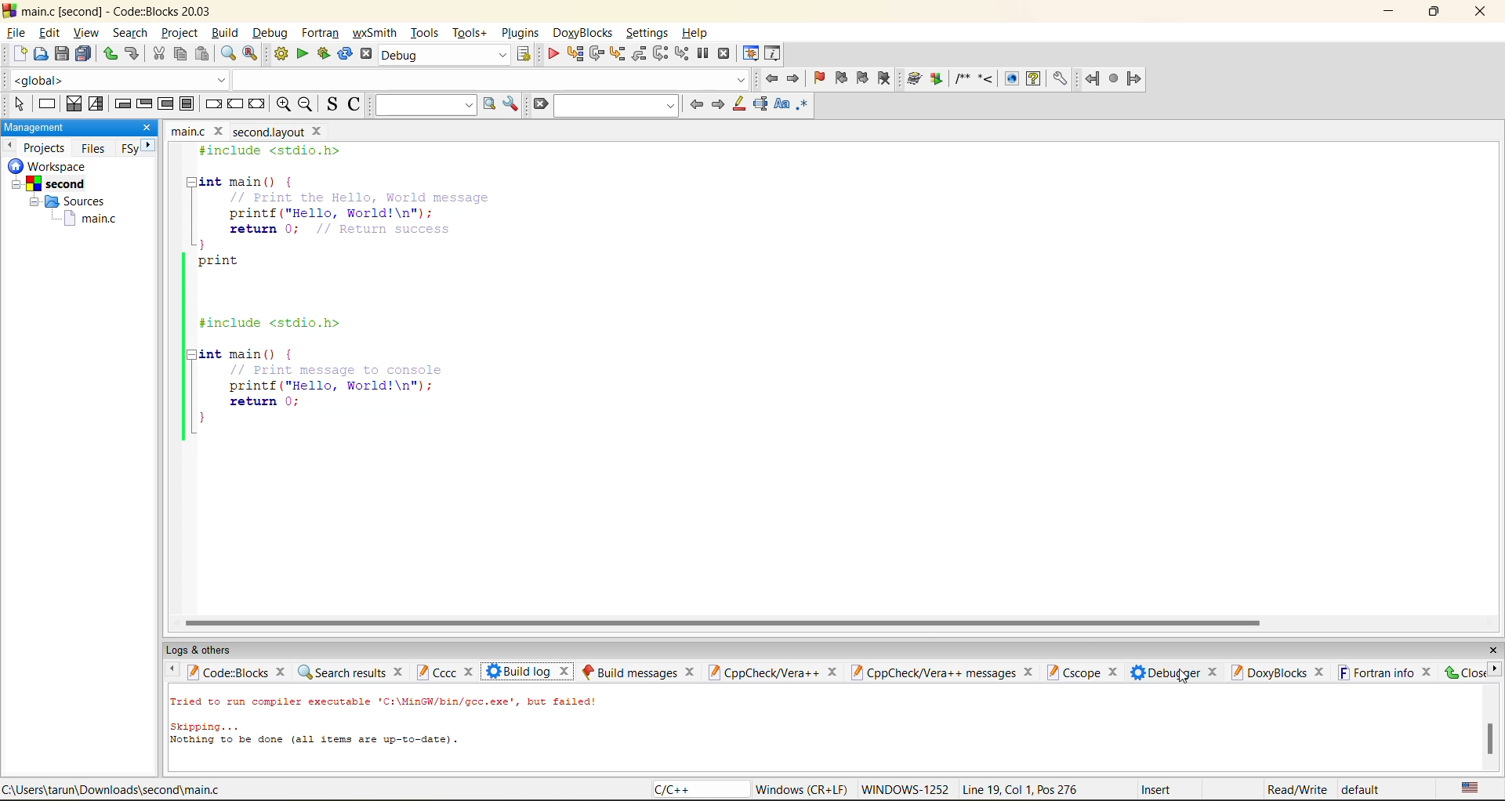 The height and width of the screenshot is (801, 1505). I want to click on zoom out, so click(306, 105).